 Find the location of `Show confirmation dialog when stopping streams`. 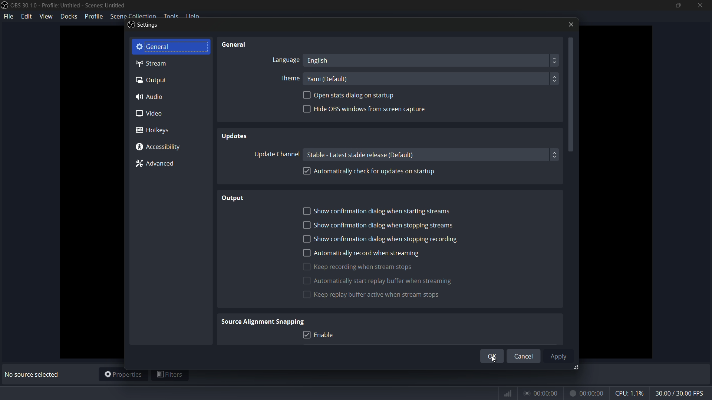

Show confirmation dialog when stopping streams is located at coordinates (381, 224).